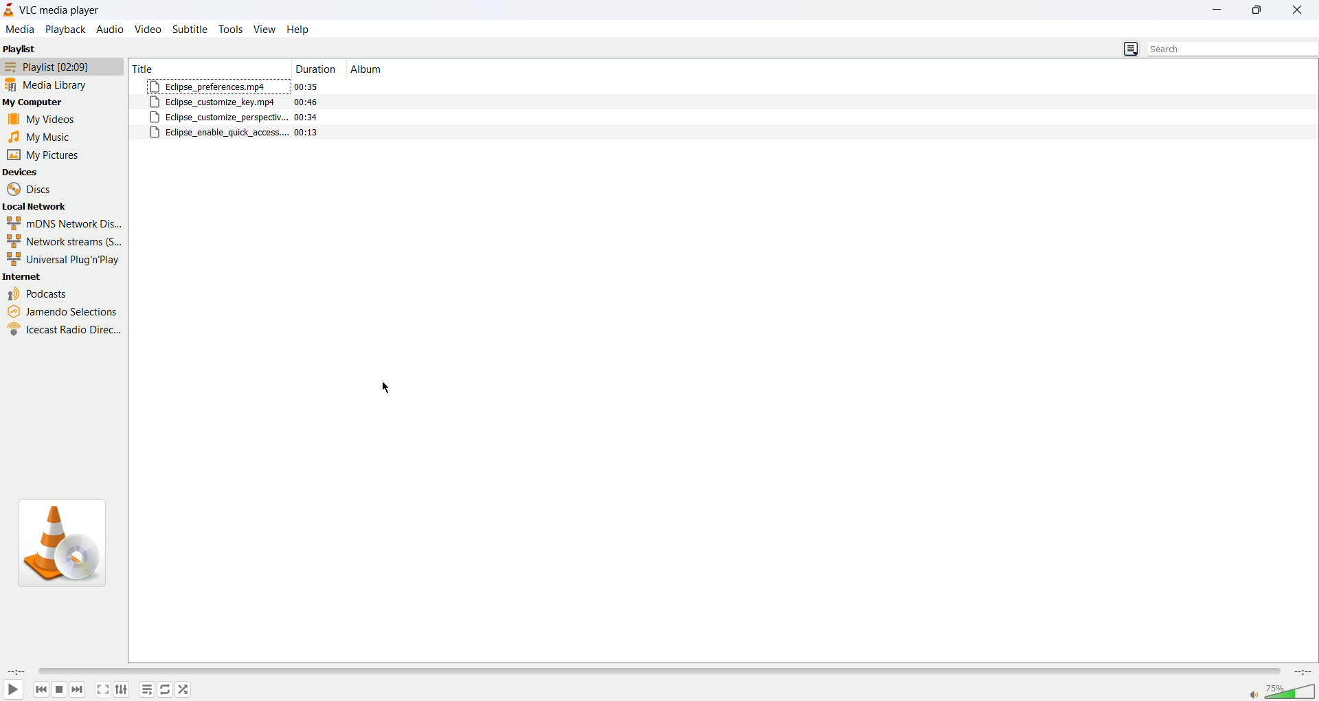 This screenshot has width=1319, height=701. I want to click on toggle fullscreen, so click(103, 689).